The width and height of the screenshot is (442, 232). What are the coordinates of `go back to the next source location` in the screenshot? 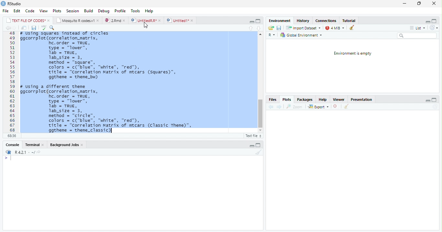 It's located at (16, 28).